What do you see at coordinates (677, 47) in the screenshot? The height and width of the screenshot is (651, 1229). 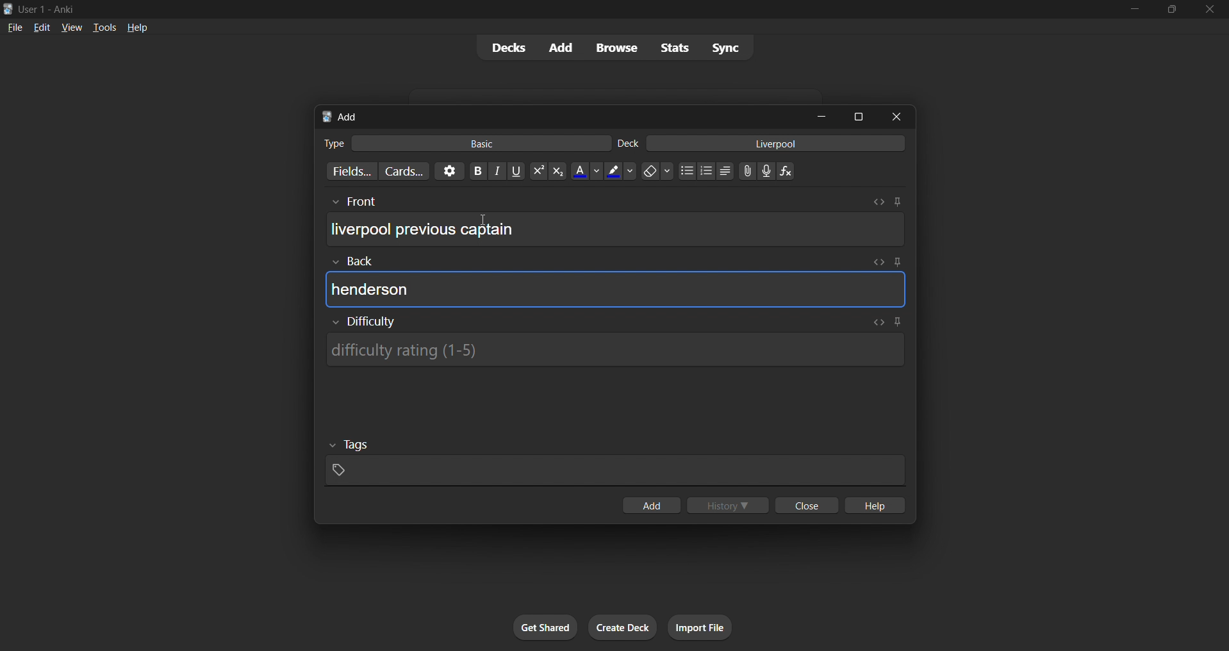 I see `stats` at bounding box center [677, 47].